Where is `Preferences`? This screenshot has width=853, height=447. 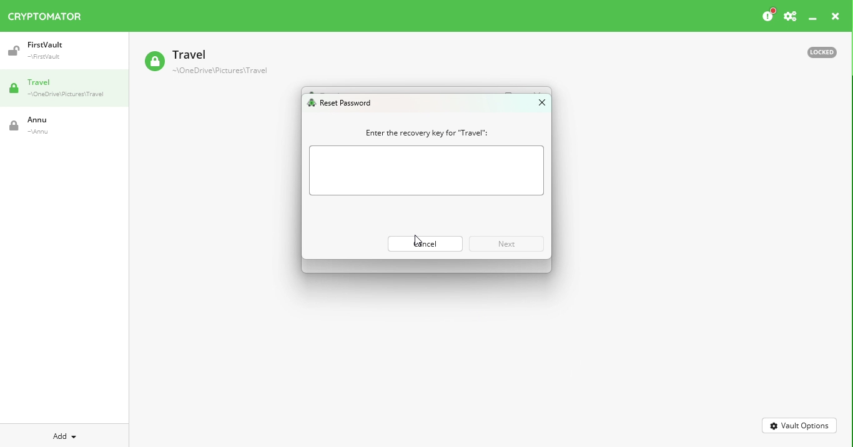
Preferences is located at coordinates (790, 17).